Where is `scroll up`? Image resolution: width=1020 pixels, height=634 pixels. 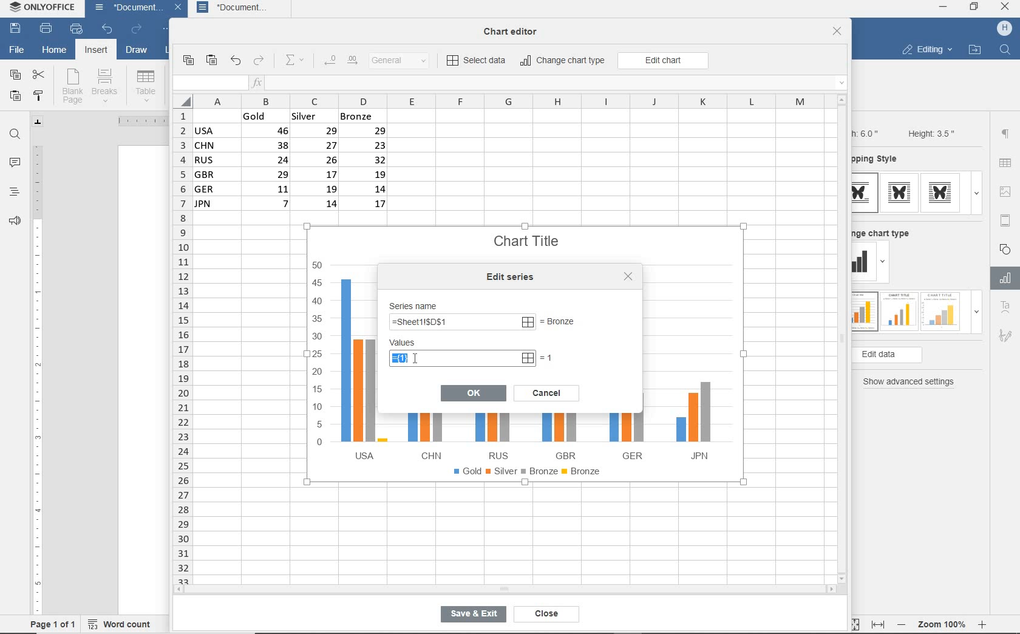 scroll up is located at coordinates (842, 100).